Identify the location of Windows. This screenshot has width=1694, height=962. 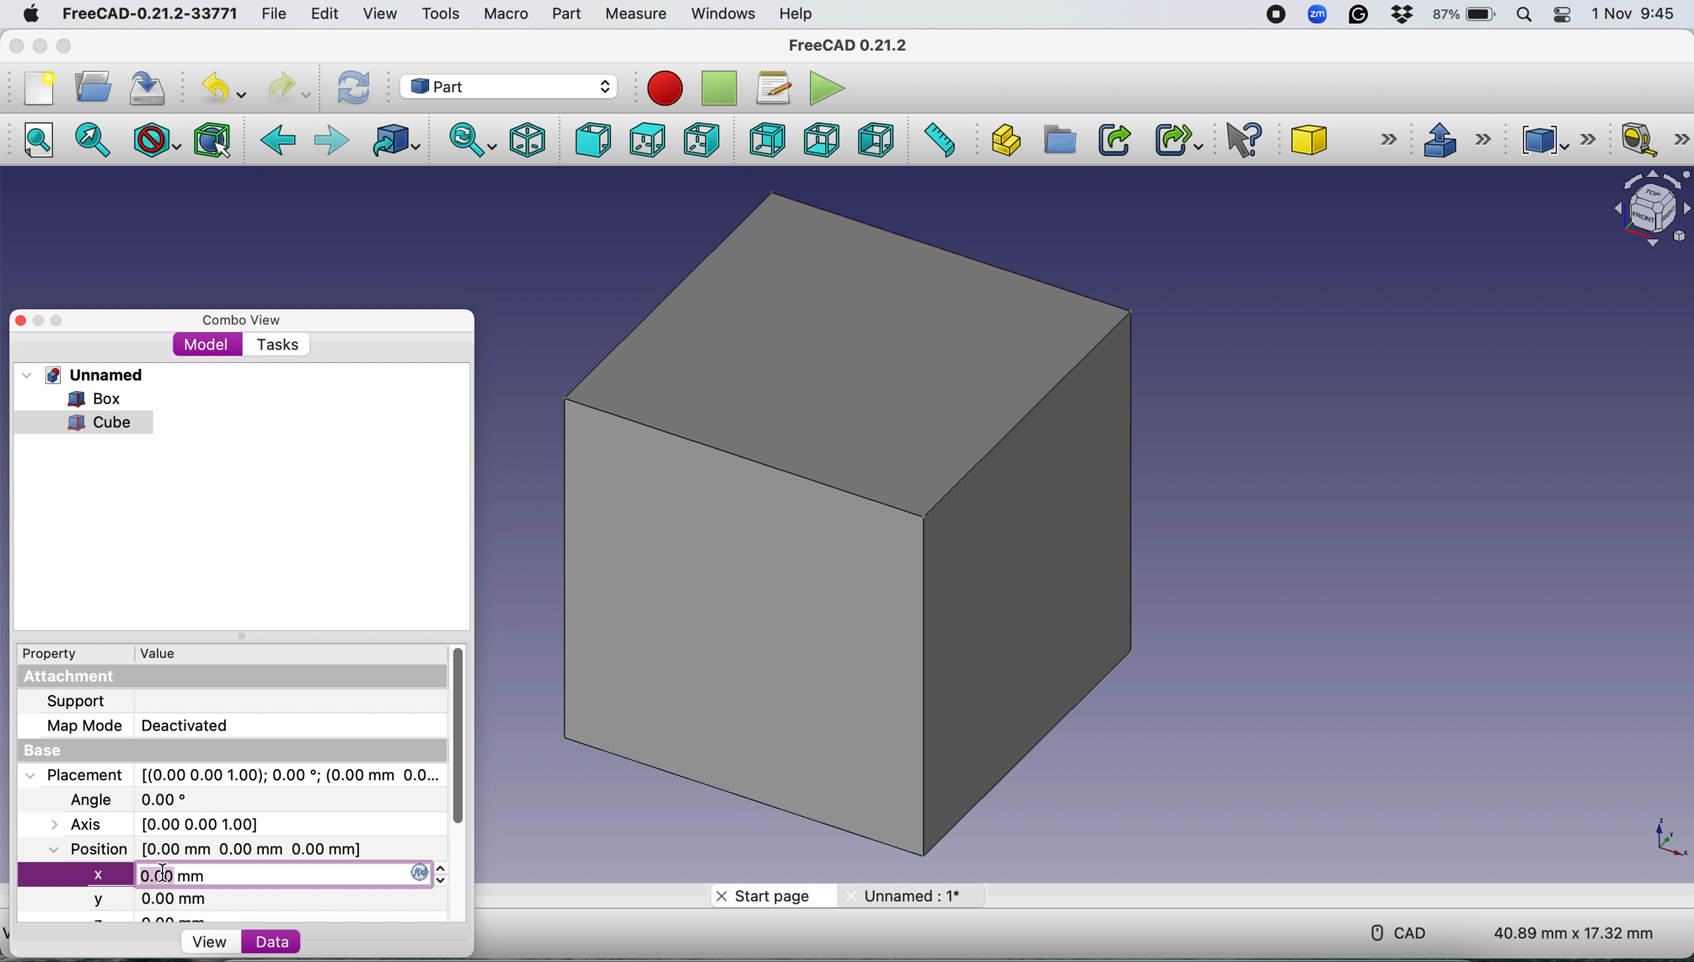
(723, 15).